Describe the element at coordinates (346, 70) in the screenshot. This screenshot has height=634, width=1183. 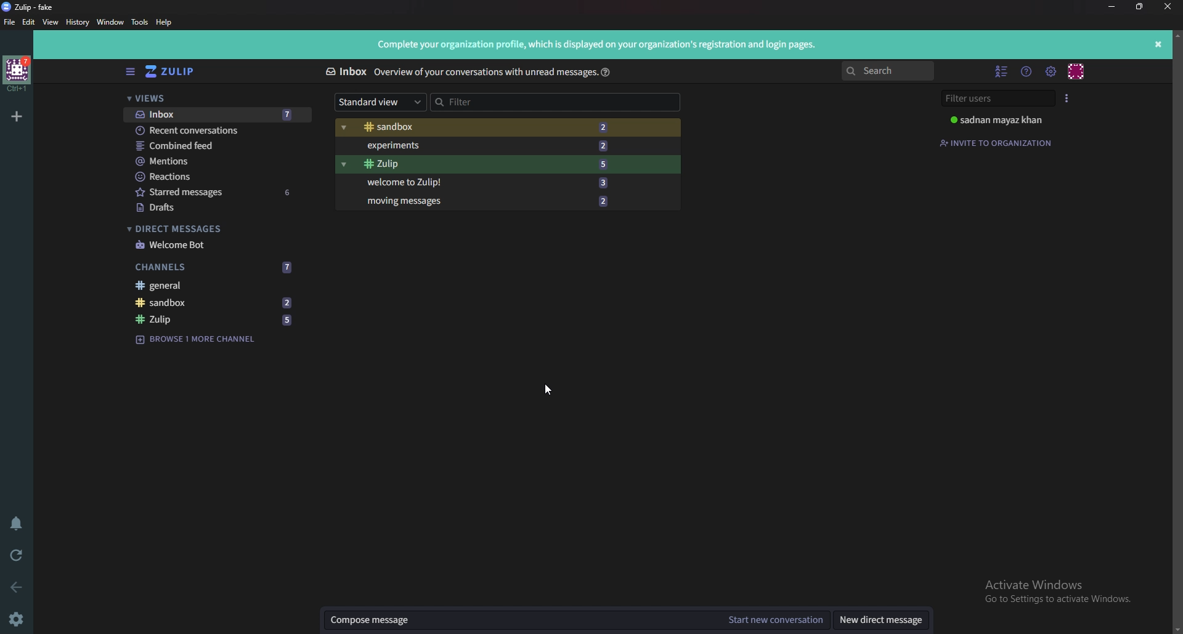
I see `Inbox` at that location.